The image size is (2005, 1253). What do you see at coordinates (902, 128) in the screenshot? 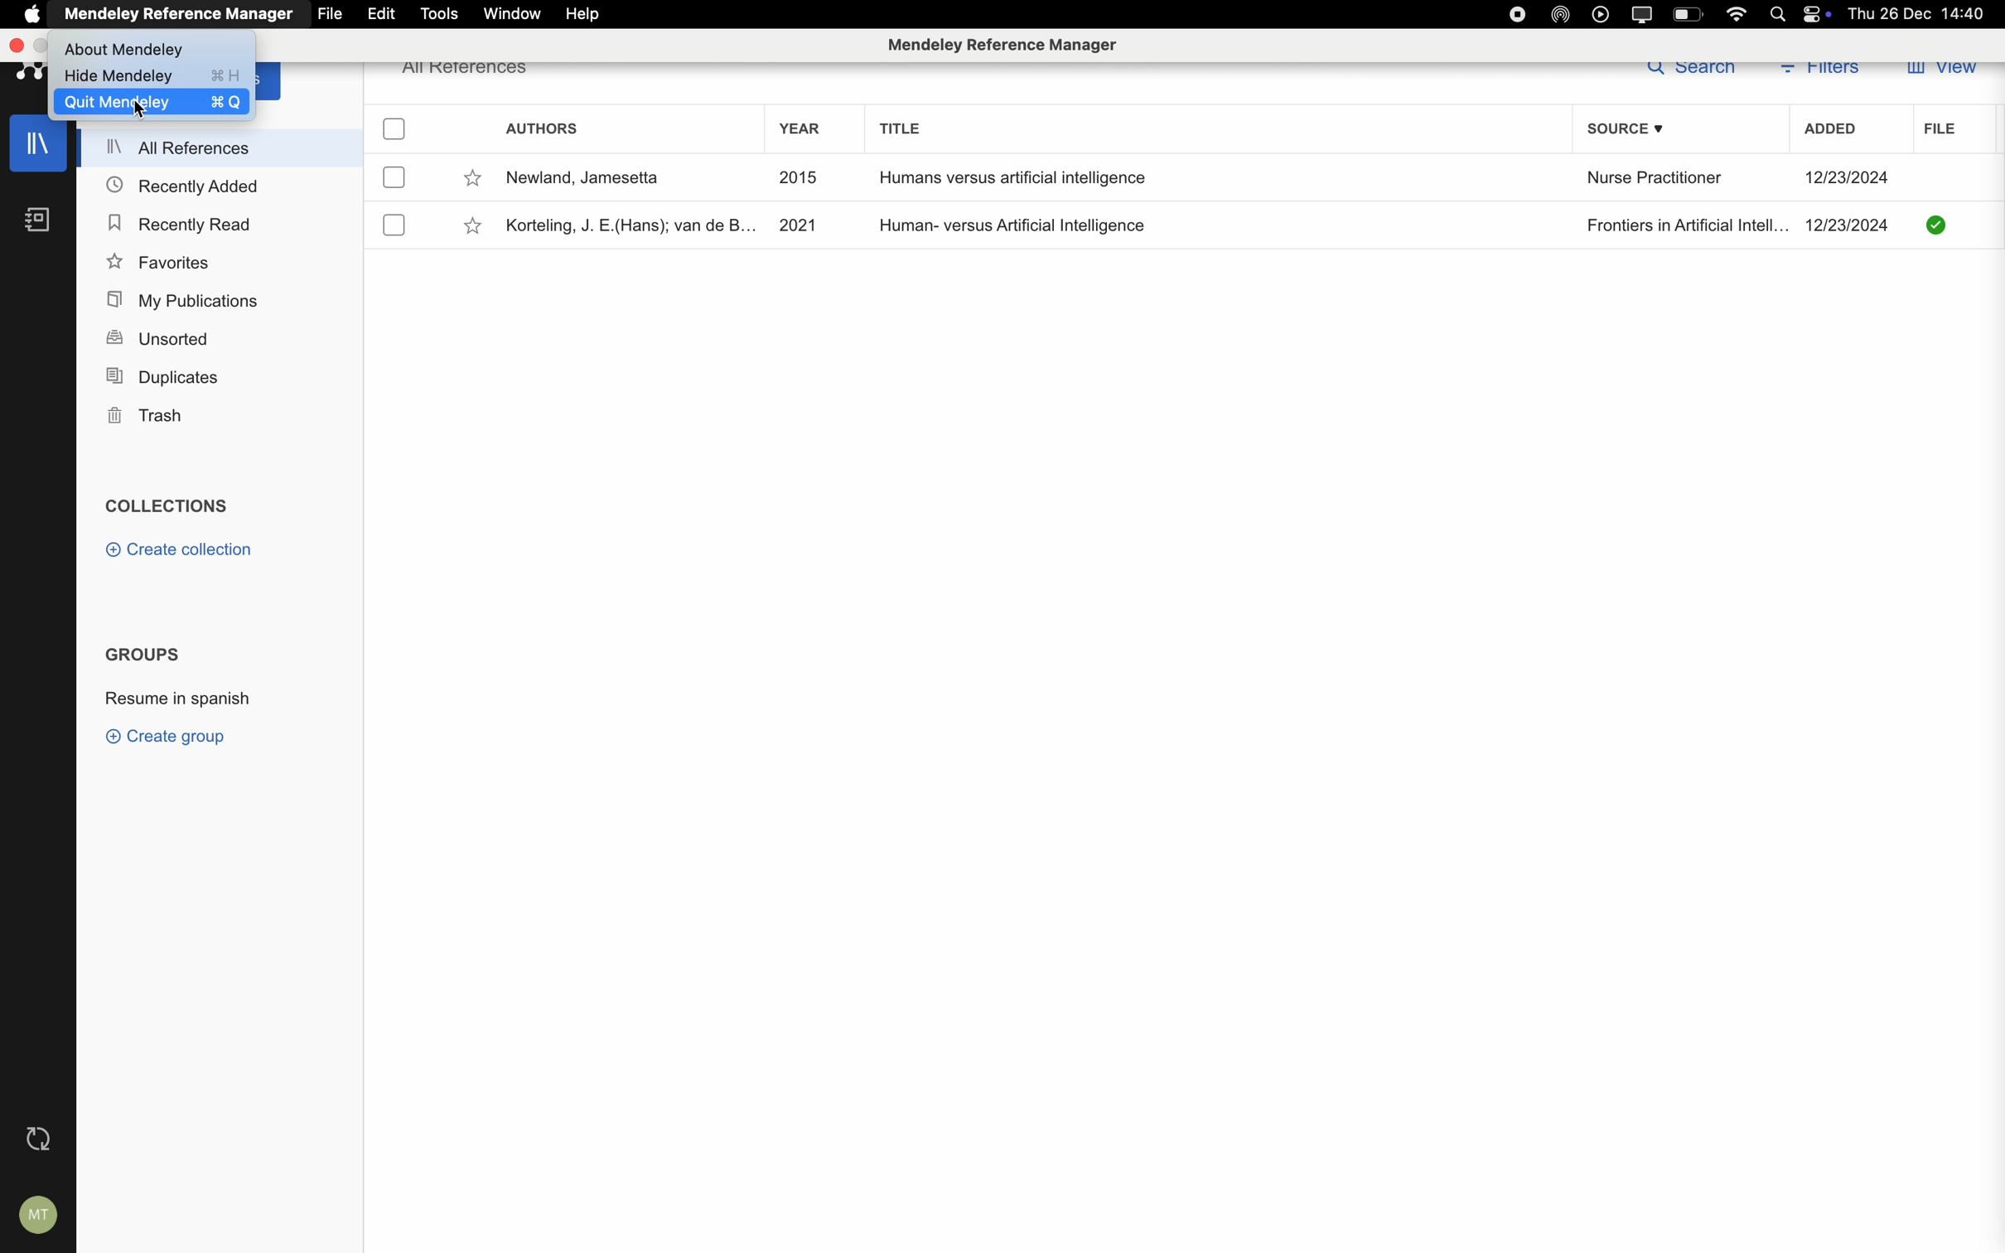
I see `title` at bounding box center [902, 128].